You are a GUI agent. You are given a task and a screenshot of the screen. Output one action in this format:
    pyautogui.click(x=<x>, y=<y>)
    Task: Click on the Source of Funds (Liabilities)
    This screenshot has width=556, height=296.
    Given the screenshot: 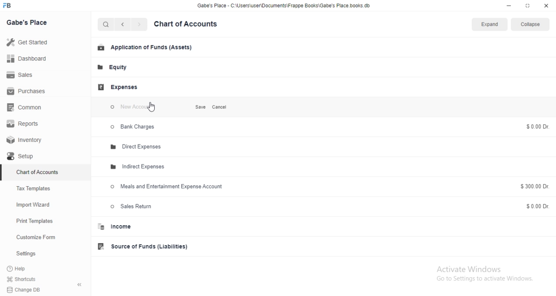 What is the action you would take?
    pyautogui.click(x=145, y=247)
    